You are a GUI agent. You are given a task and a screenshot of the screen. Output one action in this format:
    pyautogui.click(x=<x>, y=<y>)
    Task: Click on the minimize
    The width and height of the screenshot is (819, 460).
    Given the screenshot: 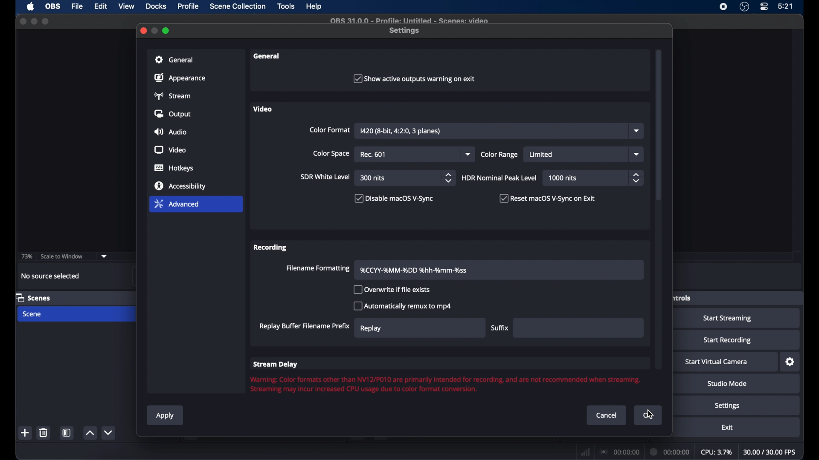 What is the action you would take?
    pyautogui.click(x=155, y=31)
    